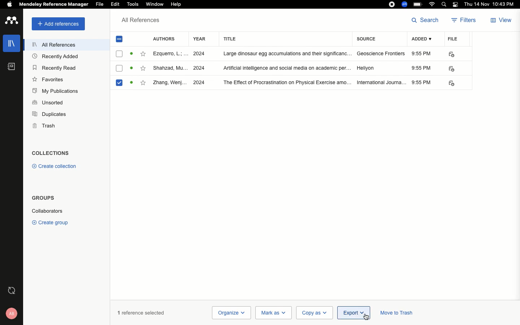 The width and height of the screenshot is (520, 325). I want to click on read, so click(133, 83).